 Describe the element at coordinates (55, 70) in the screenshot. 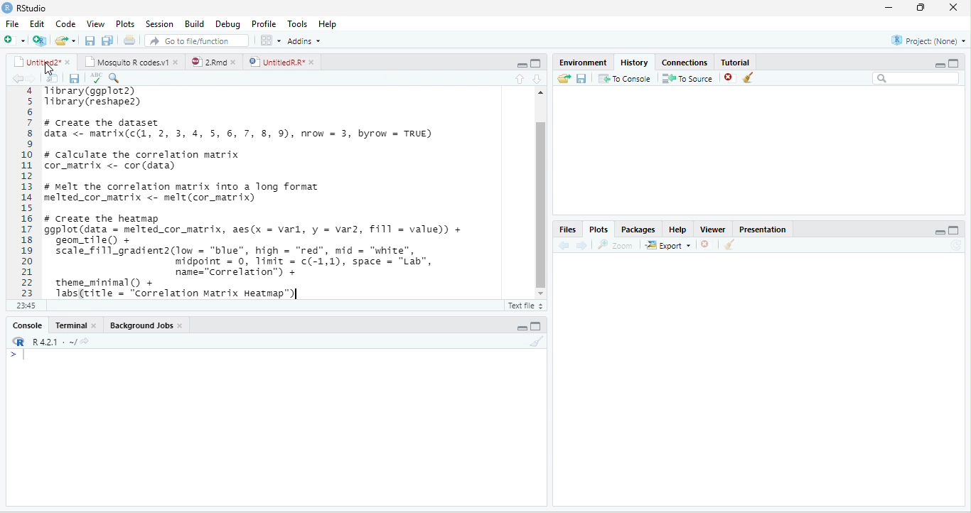

I see `cursor` at that location.